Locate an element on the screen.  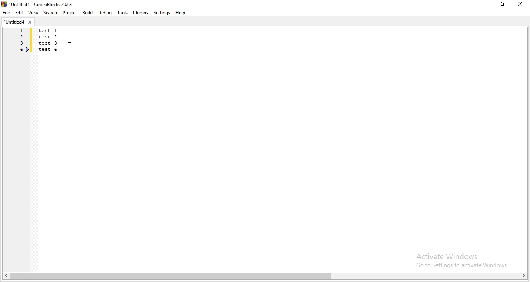
 test 3 is located at coordinates (49, 44).